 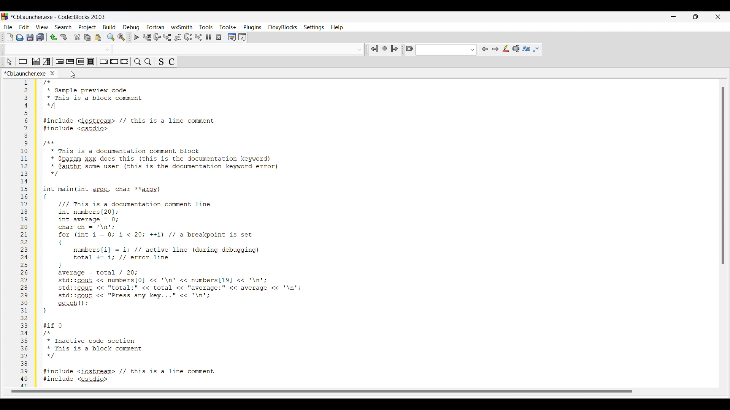 I want to click on Match case , so click(x=527, y=49).